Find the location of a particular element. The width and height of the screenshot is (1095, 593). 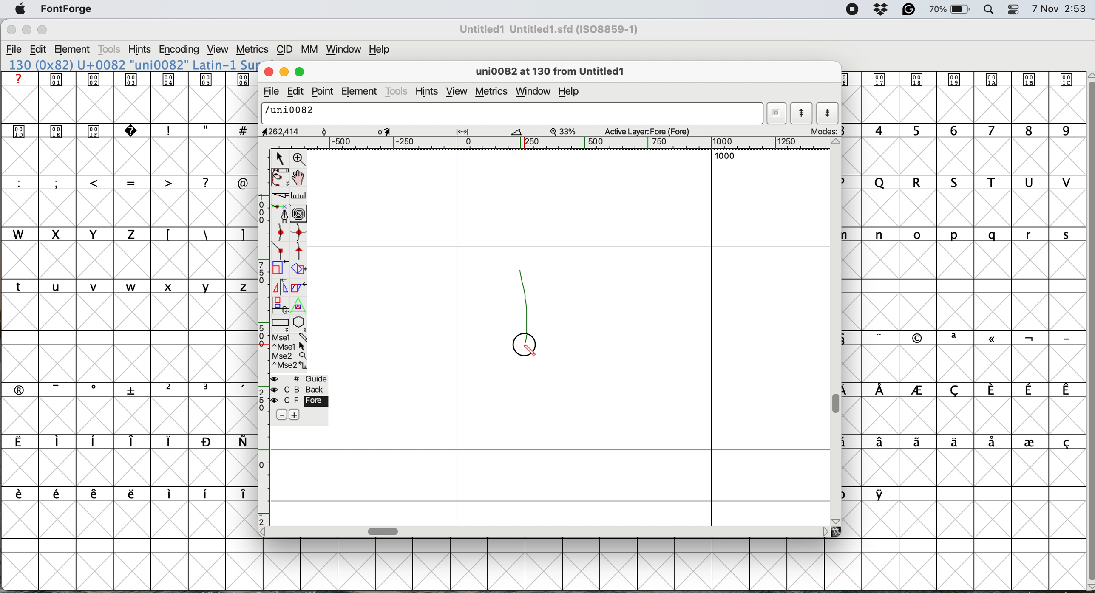

maximise is located at coordinates (300, 72).